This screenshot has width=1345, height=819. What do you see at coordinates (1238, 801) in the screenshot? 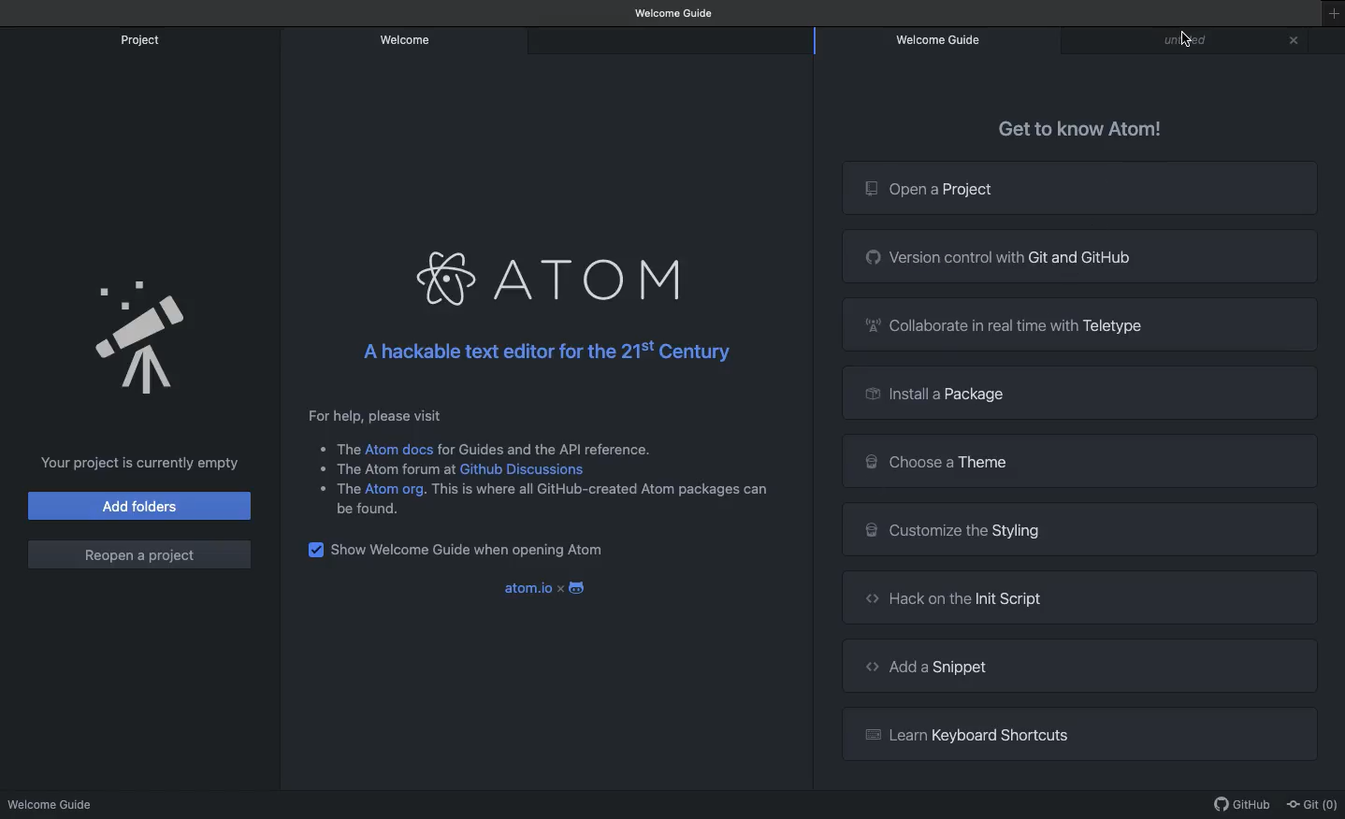
I see `GitHub` at bounding box center [1238, 801].